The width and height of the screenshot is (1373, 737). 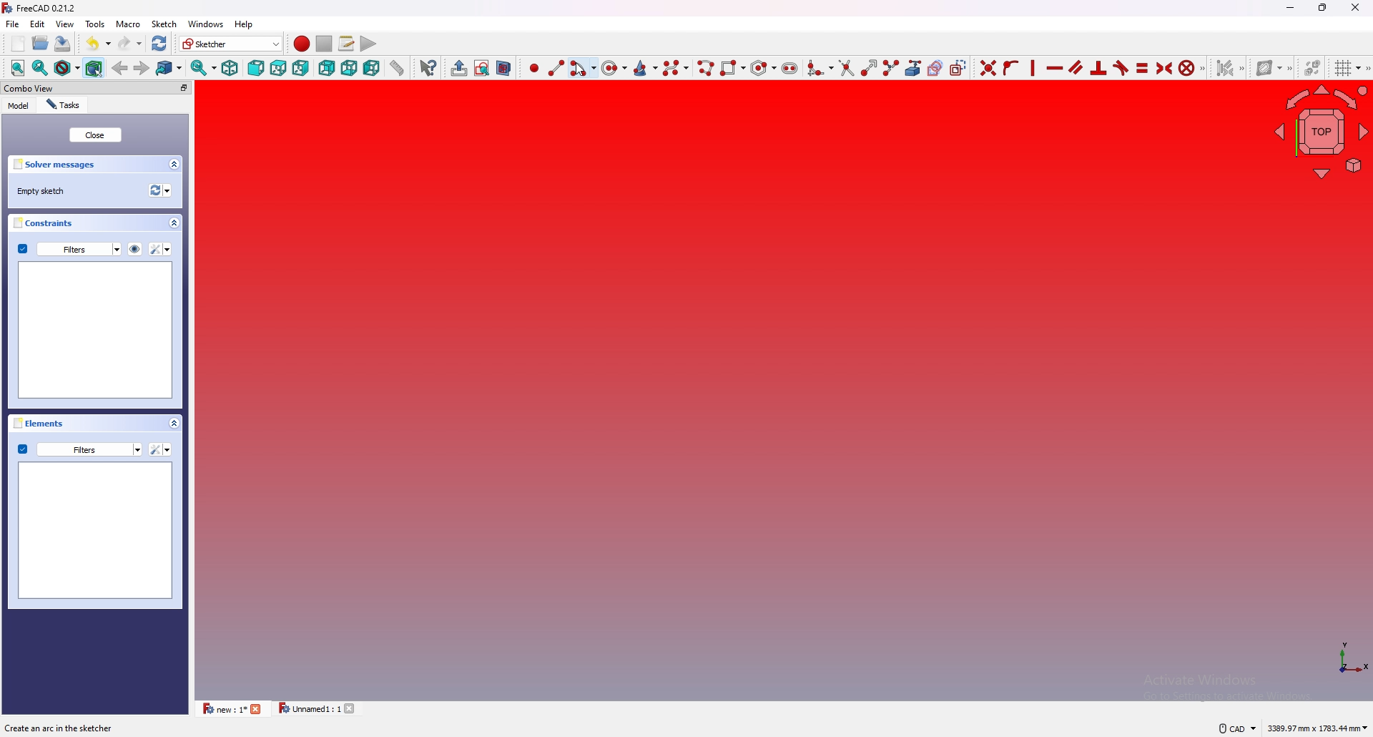 I want to click on stop macro, so click(x=325, y=44).